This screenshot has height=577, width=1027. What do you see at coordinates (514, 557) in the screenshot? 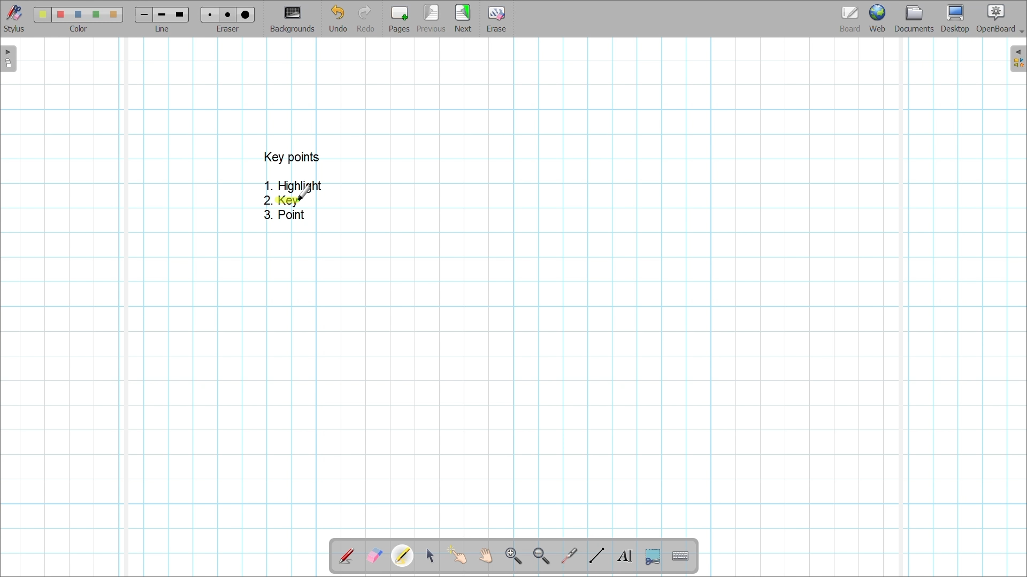
I see `Zoom in` at bounding box center [514, 557].